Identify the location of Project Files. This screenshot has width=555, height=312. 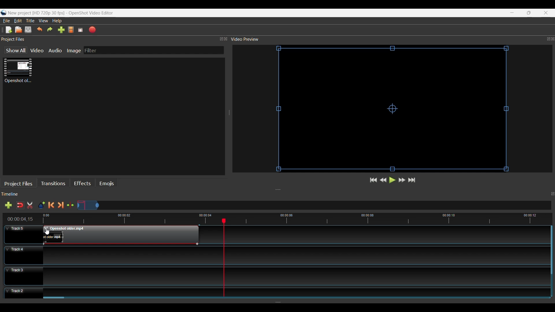
(20, 183).